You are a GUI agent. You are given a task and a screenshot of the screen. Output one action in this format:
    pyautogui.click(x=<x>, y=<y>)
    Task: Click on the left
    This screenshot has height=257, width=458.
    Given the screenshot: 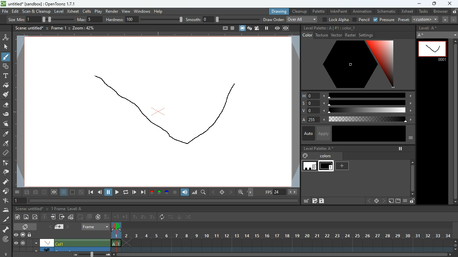 What is the action you would take?
    pyautogui.click(x=213, y=192)
    